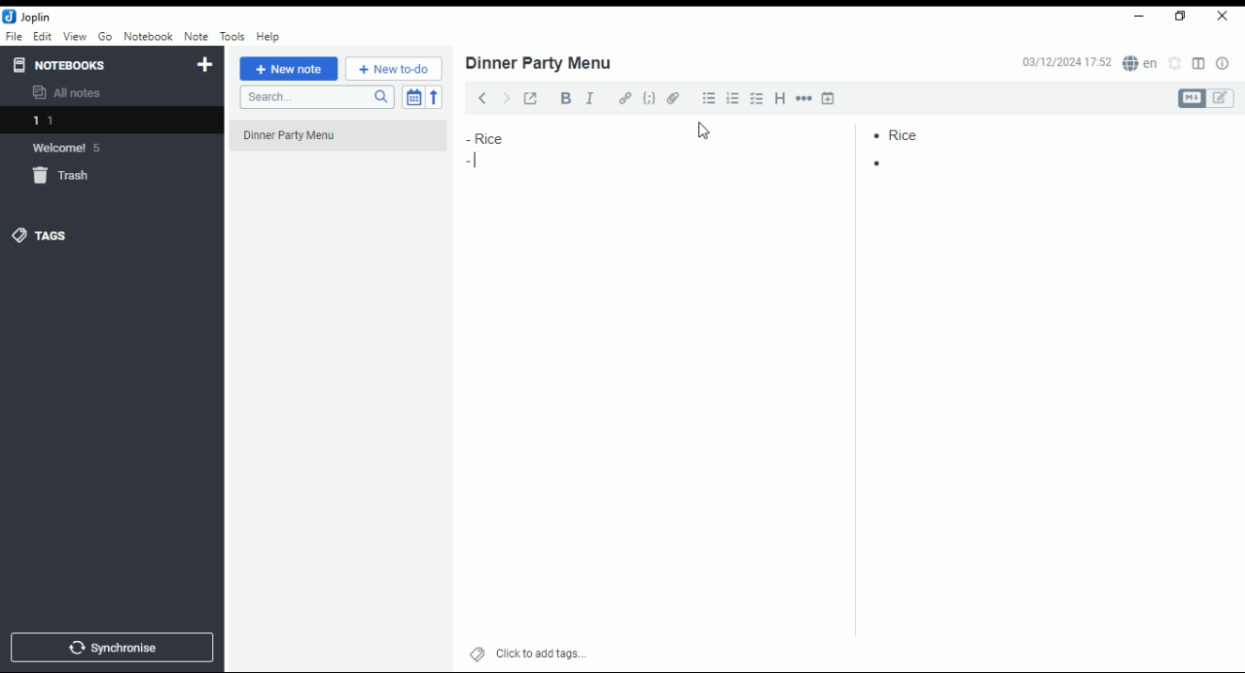 The width and height of the screenshot is (1245, 673). What do you see at coordinates (109, 122) in the screenshot?
I see `1` at bounding box center [109, 122].